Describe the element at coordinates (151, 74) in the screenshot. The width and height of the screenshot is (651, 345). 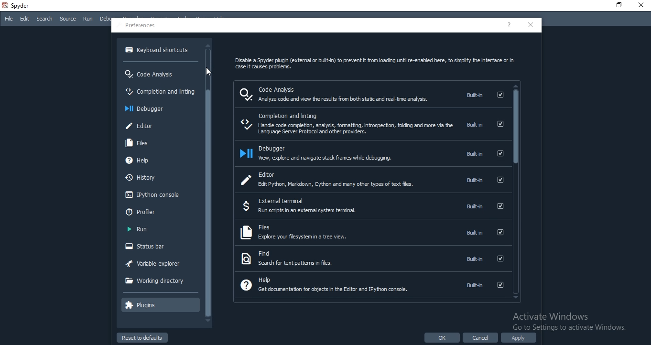
I see `Code Analysis` at that location.